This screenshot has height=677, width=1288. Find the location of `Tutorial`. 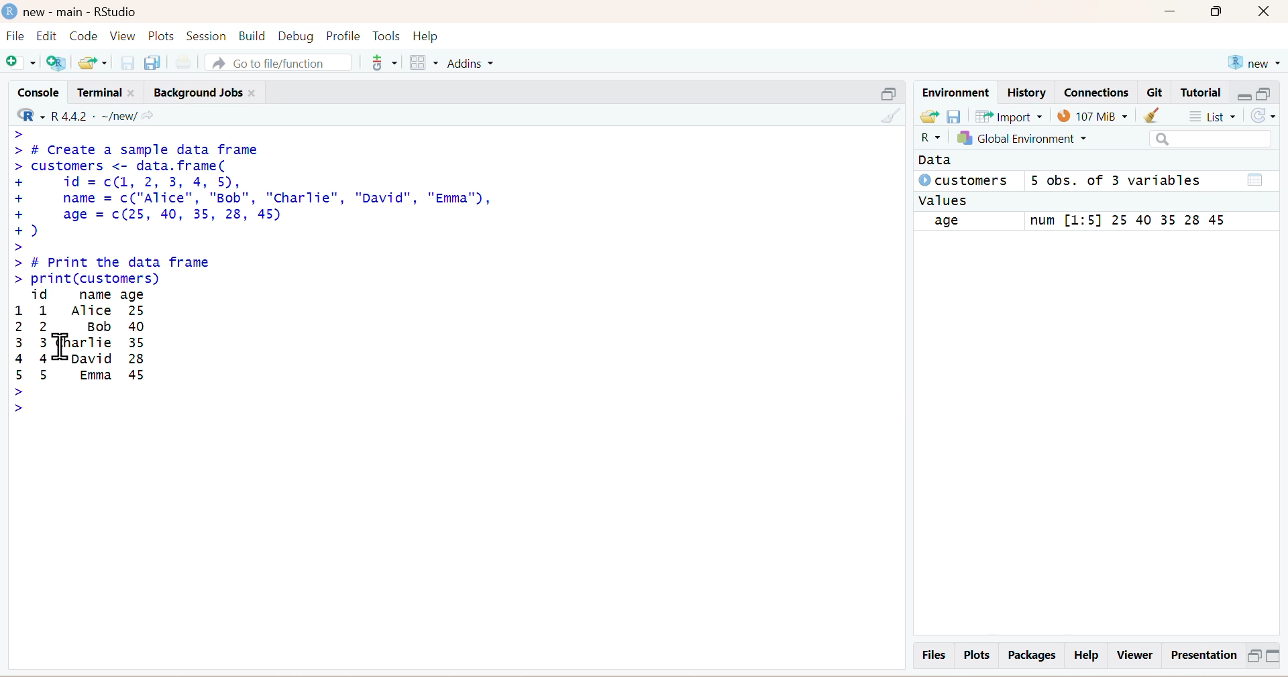

Tutorial is located at coordinates (1203, 93).